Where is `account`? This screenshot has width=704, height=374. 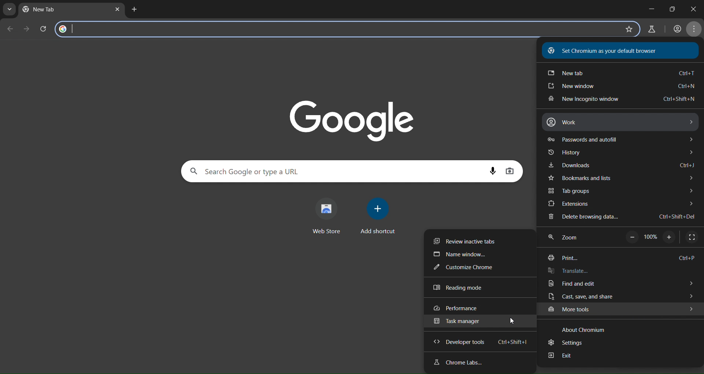
account is located at coordinates (677, 30).